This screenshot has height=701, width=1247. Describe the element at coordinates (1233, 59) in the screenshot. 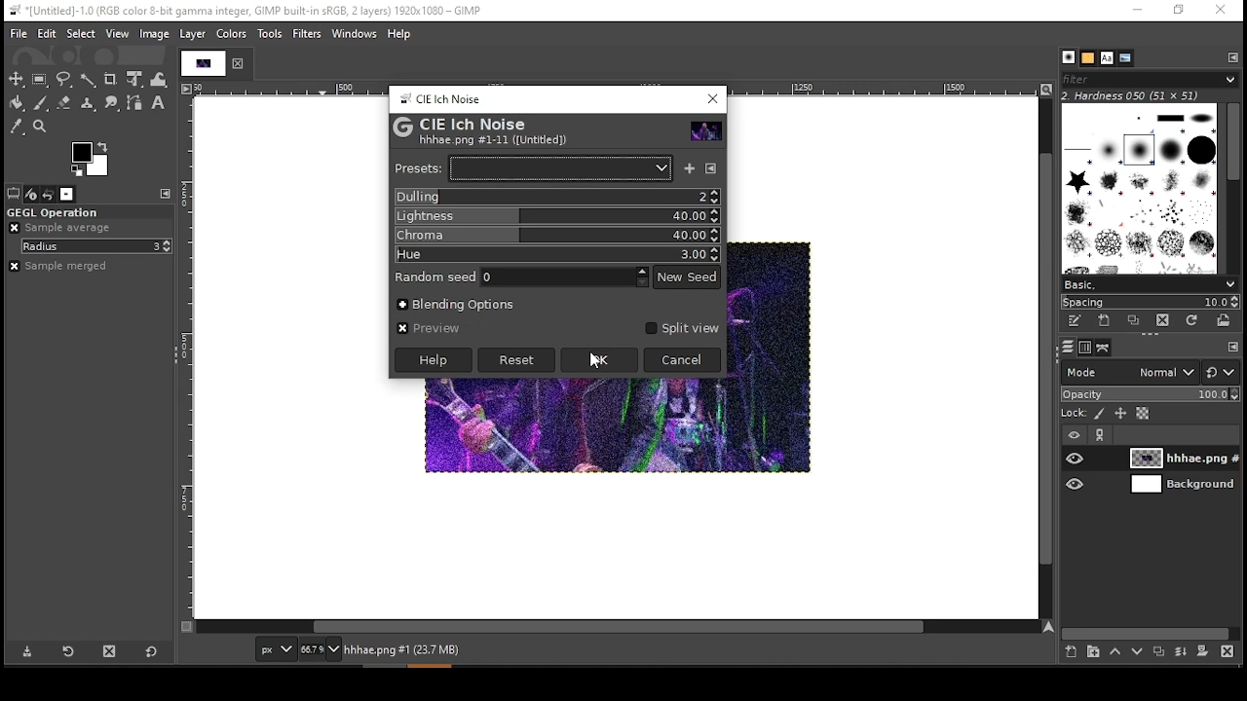

I see `configure this tab` at that location.